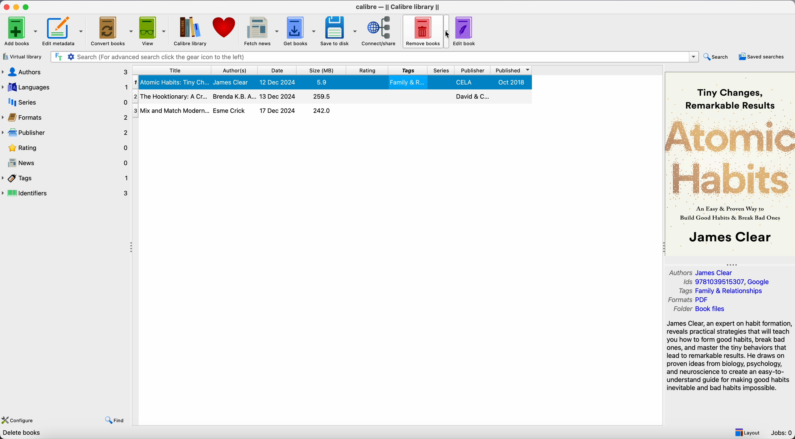  Describe the element at coordinates (65, 87) in the screenshot. I see `languages` at that location.